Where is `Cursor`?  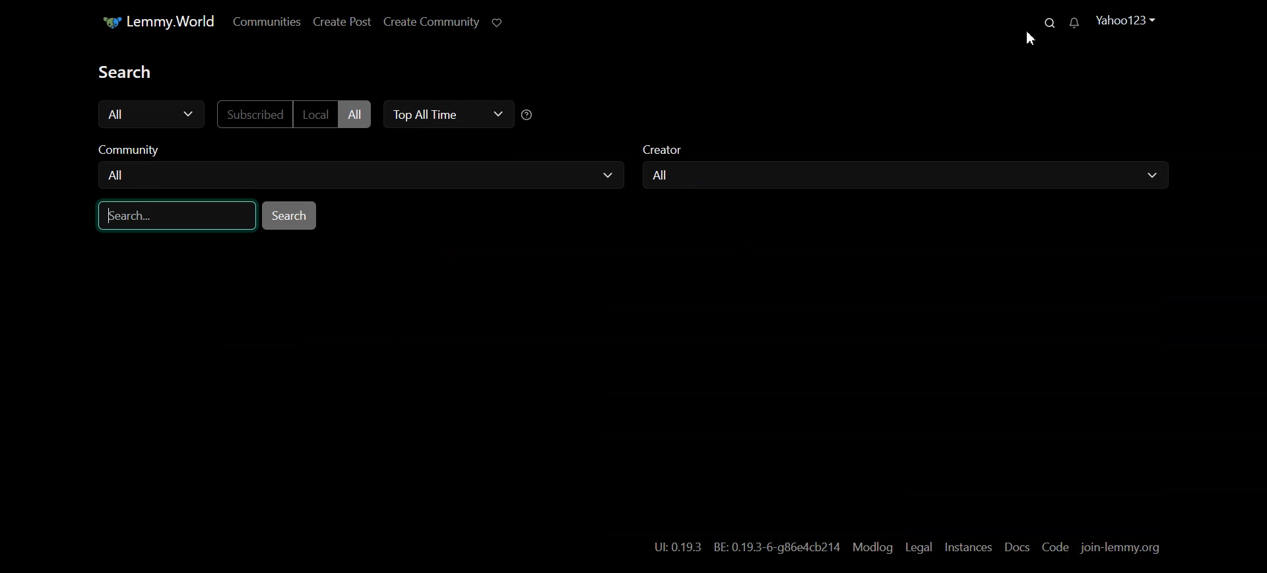
Cursor is located at coordinates (1029, 40).